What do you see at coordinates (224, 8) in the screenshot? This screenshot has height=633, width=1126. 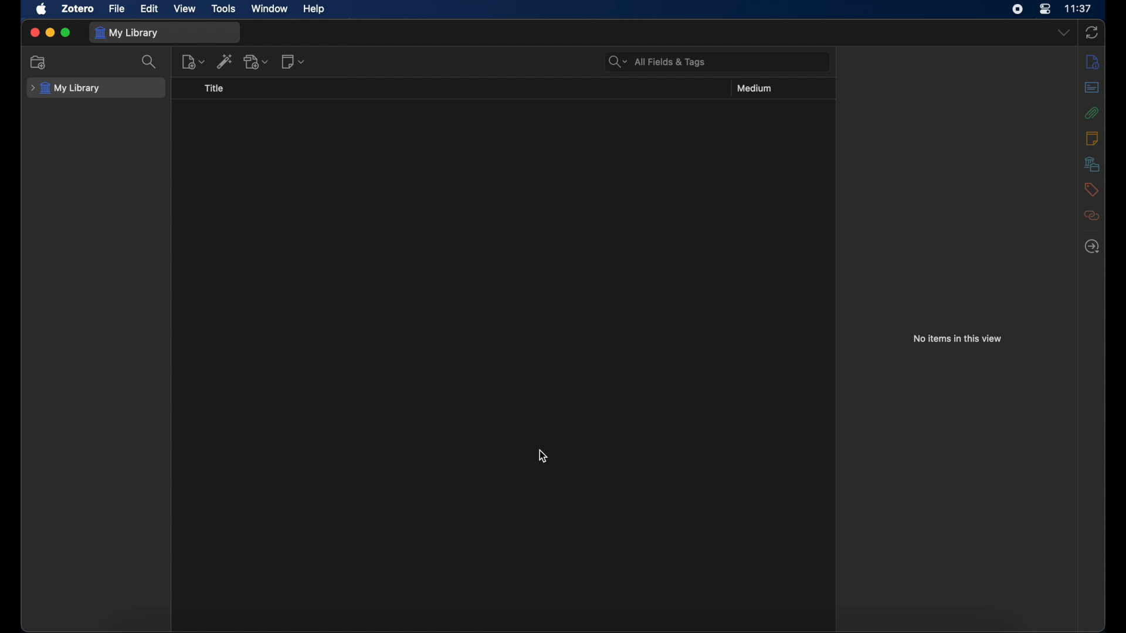 I see `tools` at bounding box center [224, 8].